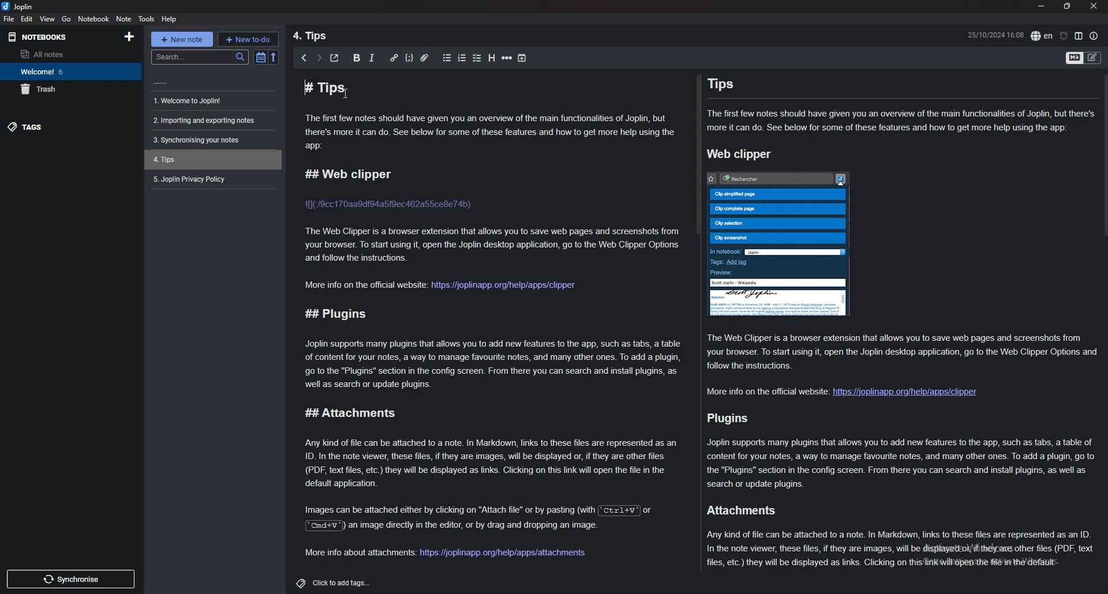 The width and height of the screenshot is (1108, 594). What do you see at coordinates (198, 57) in the screenshot?
I see `search bar` at bounding box center [198, 57].